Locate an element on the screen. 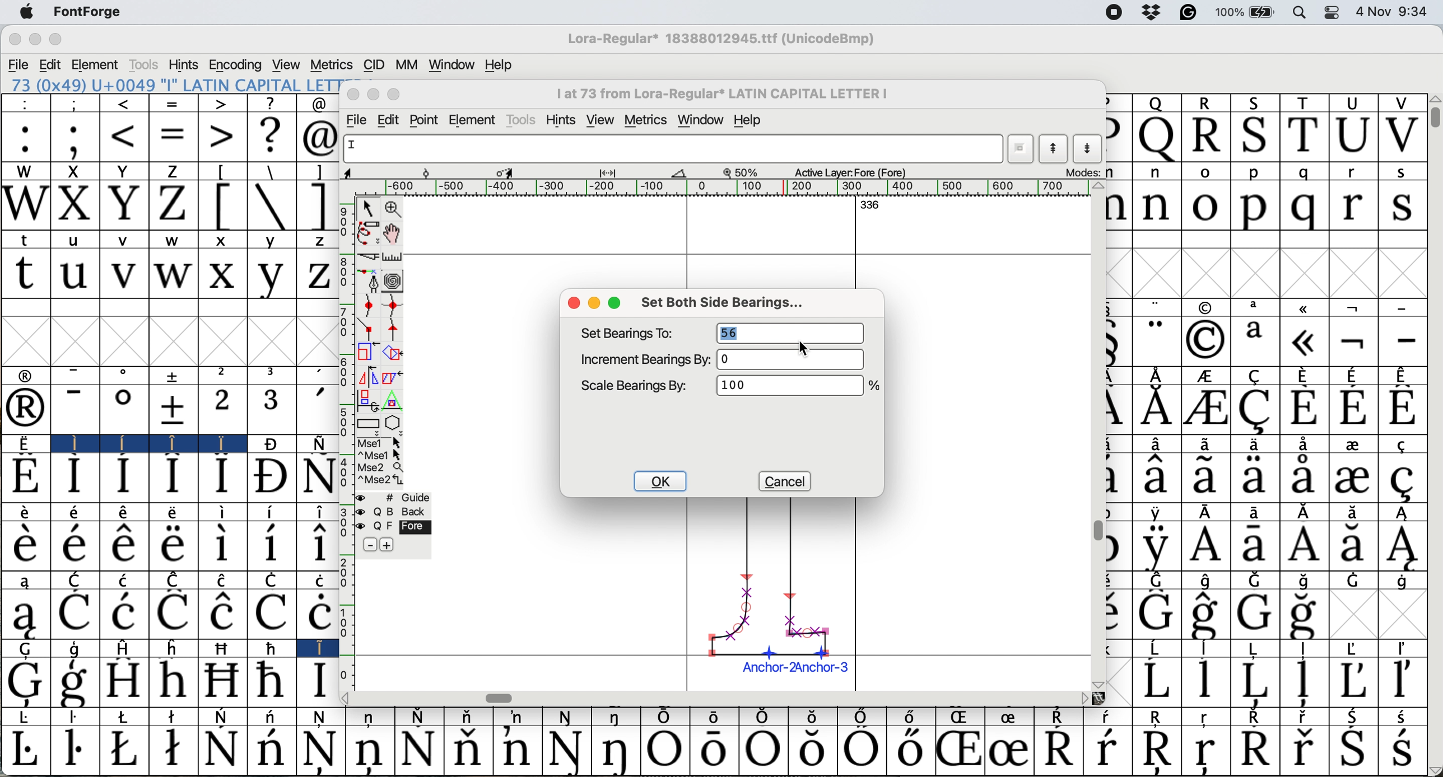 The height and width of the screenshot is (777, 1443). Symbol is located at coordinates (467, 717).